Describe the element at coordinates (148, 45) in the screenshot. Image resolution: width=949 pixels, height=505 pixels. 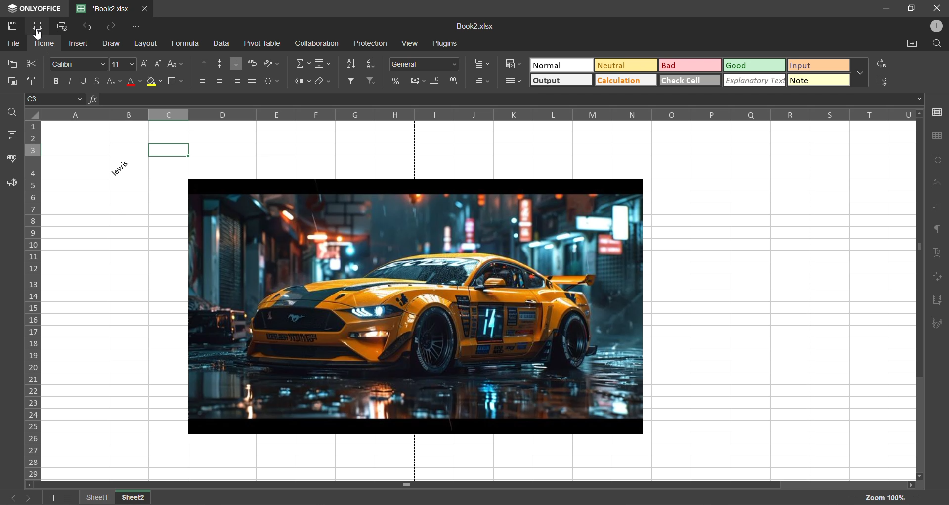
I see `layout` at that location.